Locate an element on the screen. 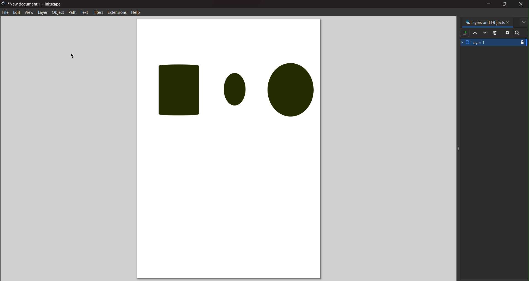  help is located at coordinates (135, 13).